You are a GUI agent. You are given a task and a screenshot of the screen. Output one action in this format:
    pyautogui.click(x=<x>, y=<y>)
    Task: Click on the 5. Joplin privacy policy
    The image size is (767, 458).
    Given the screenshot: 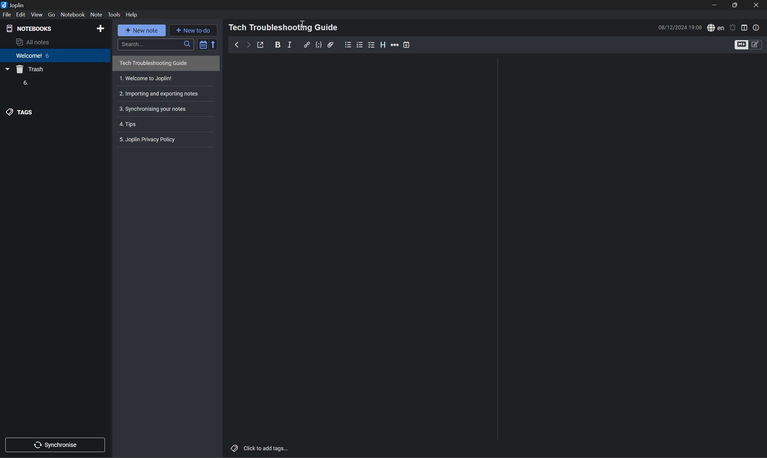 What is the action you would take?
    pyautogui.click(x=150, y=139)
    